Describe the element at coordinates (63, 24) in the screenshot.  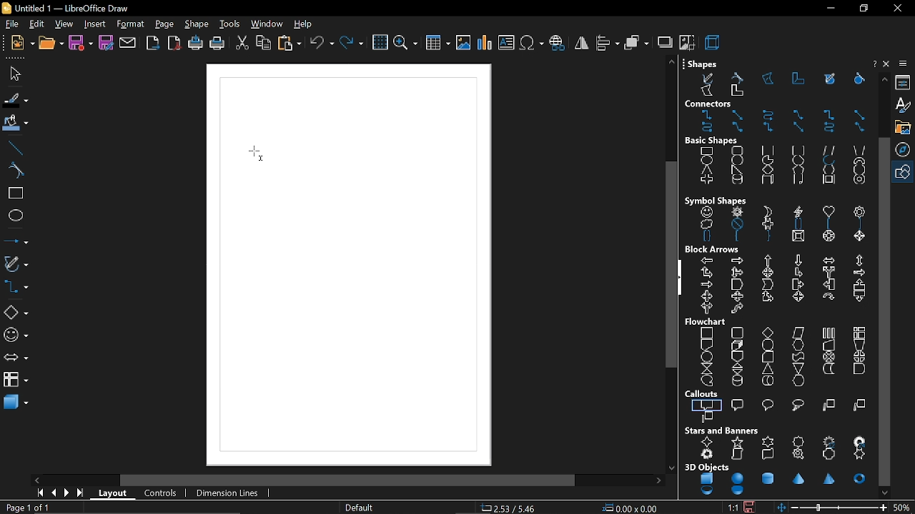
I see `view` at that location.